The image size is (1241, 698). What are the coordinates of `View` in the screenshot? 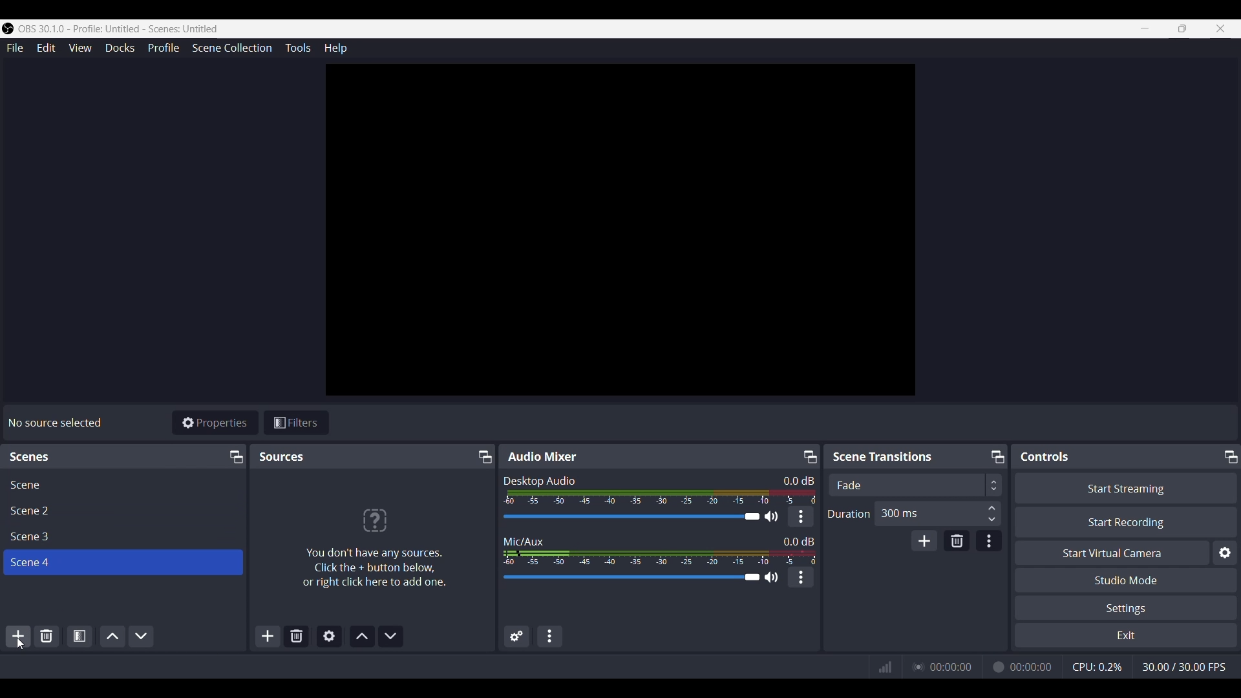 It's located at (80, 48).